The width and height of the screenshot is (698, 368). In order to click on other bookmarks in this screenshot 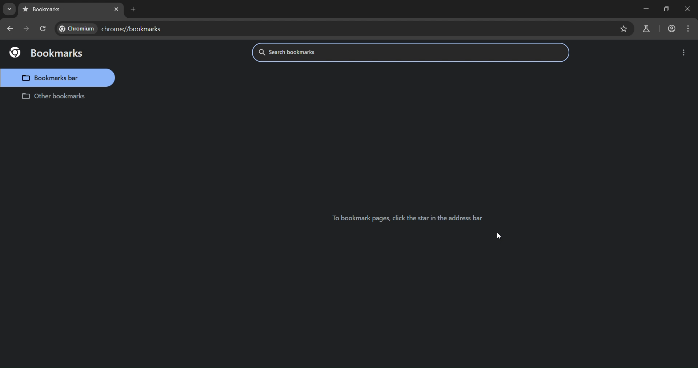, I will do `click(52, 97)`.